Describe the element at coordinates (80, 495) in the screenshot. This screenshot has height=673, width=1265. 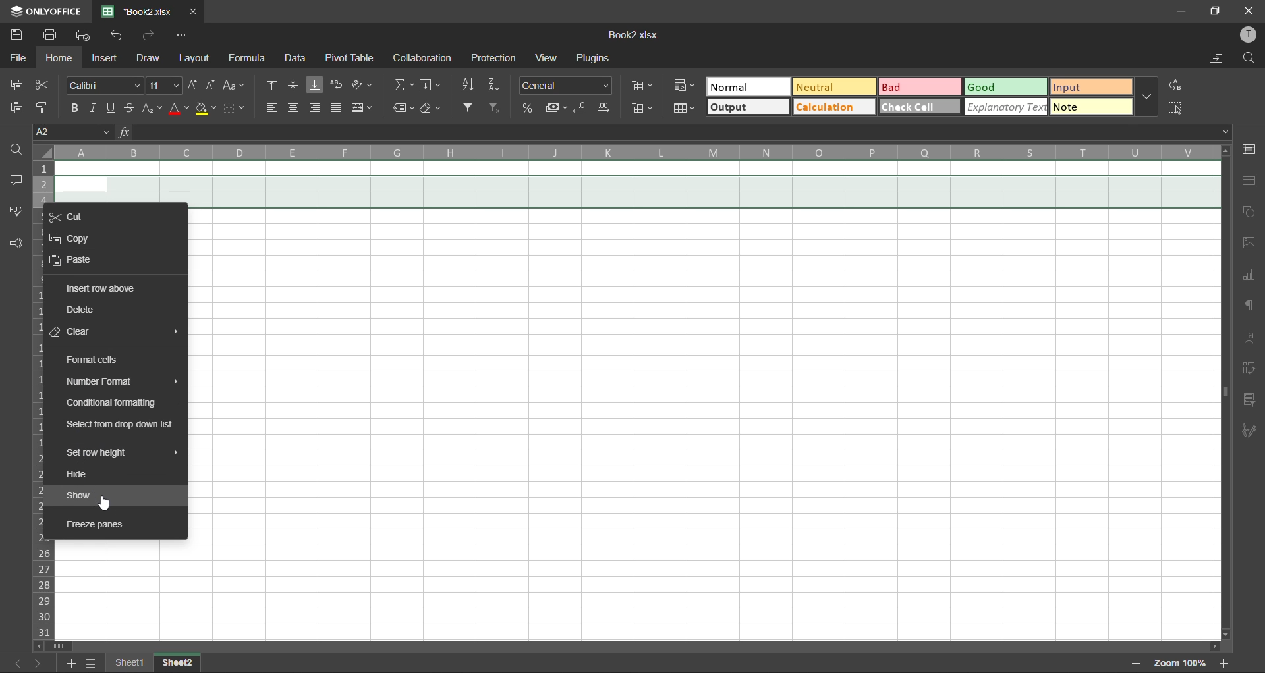
I see `show` at that location.